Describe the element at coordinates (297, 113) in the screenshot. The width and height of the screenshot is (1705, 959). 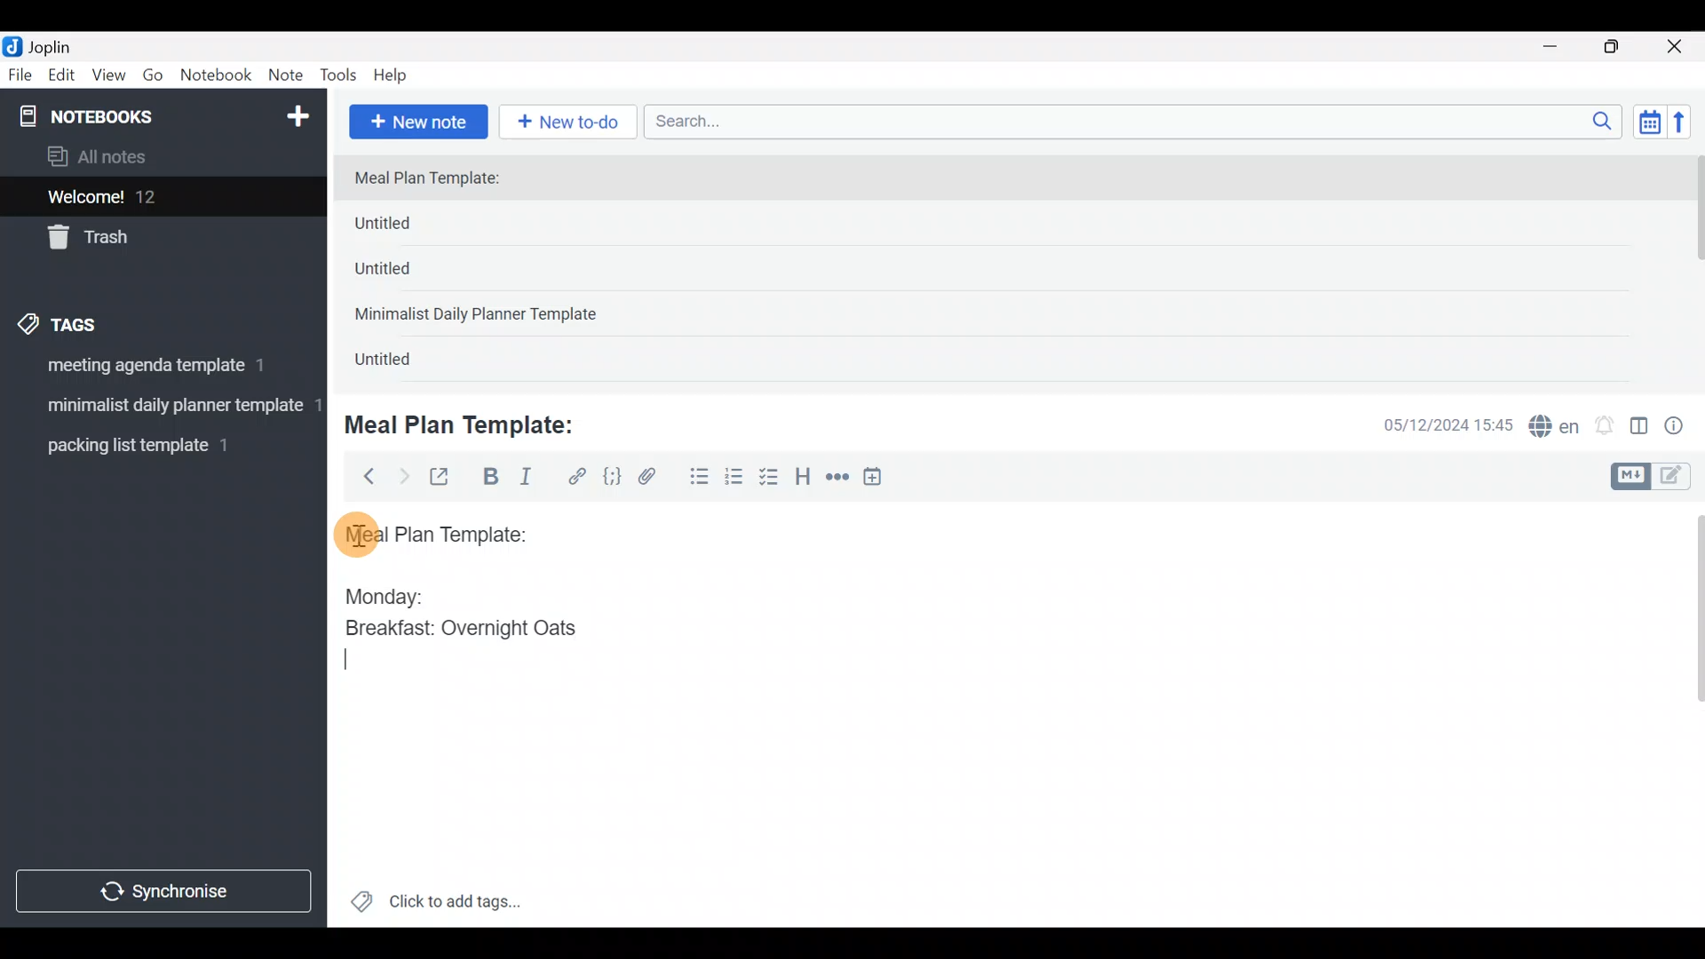
I see `New` at that location.